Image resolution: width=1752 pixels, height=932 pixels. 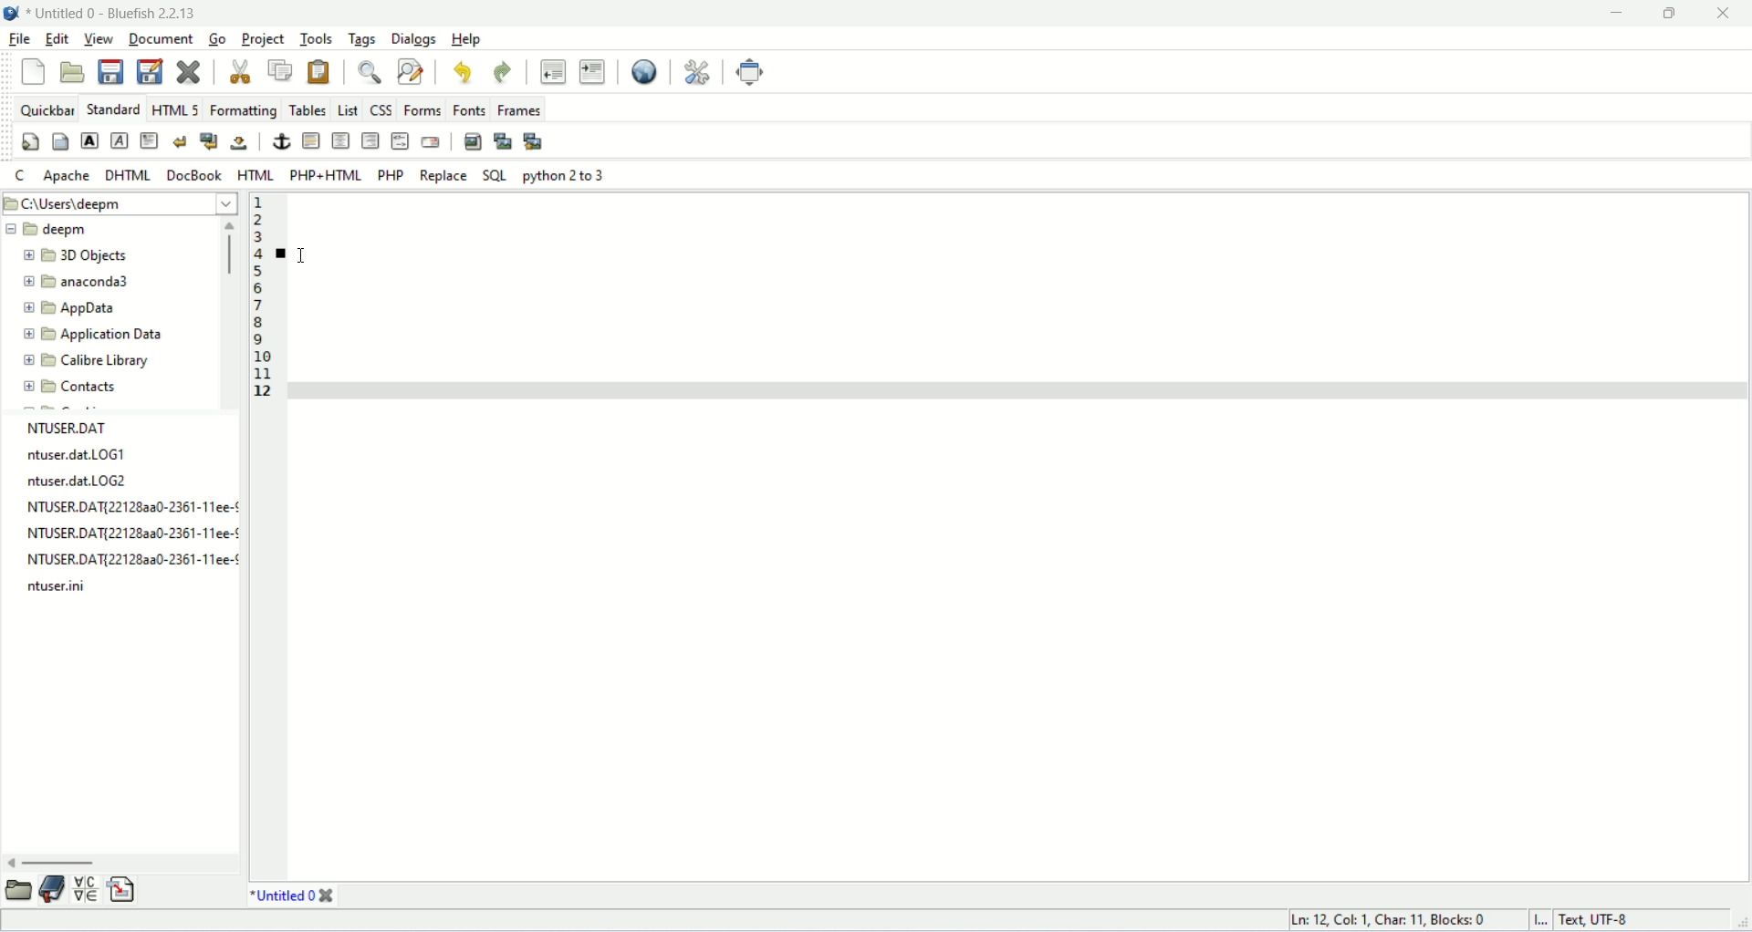 What do you see at coordinates (502, 142) in the screenshot?
I see `insert thumbnail` at bounding box center [502, 142].